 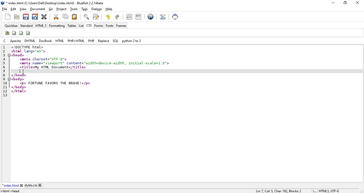 I want to click on 11, so click(x=5, y=87).